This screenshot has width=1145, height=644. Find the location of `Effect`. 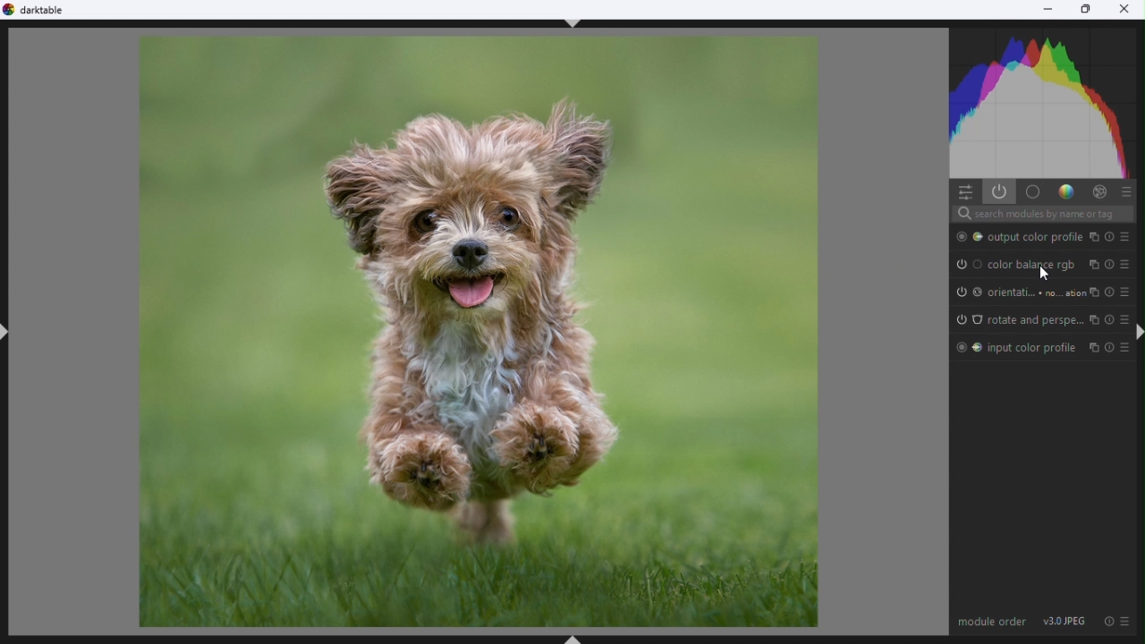

Effect is located at coordinates (1099, 192).